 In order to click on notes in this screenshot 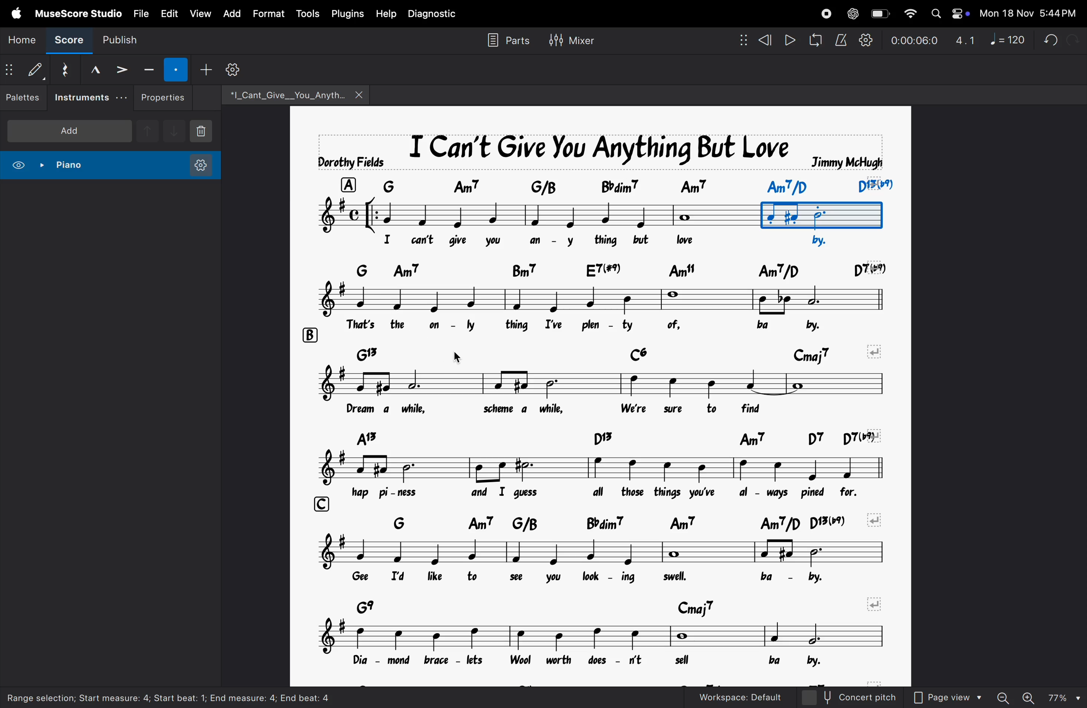, I will do `click(536, 214)`.